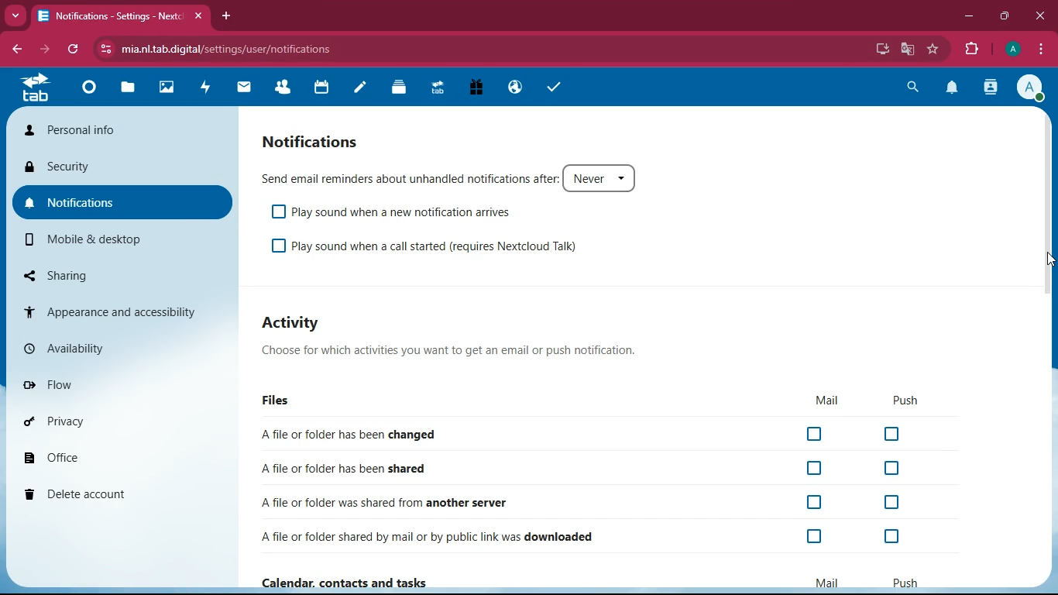  Describe the element at coordinates (950, 88) in the screenshot. I see `notifications` at that location.